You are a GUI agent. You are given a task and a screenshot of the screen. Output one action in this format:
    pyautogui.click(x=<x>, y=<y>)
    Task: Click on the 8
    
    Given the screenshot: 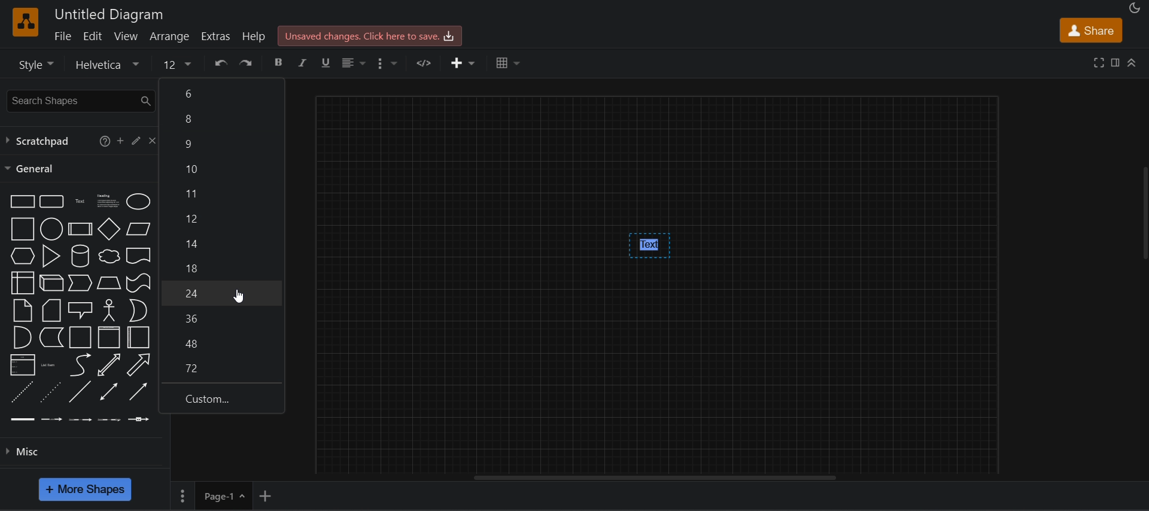 What is the action you would take?
    pyautogui.click(x=221, y=121)
    